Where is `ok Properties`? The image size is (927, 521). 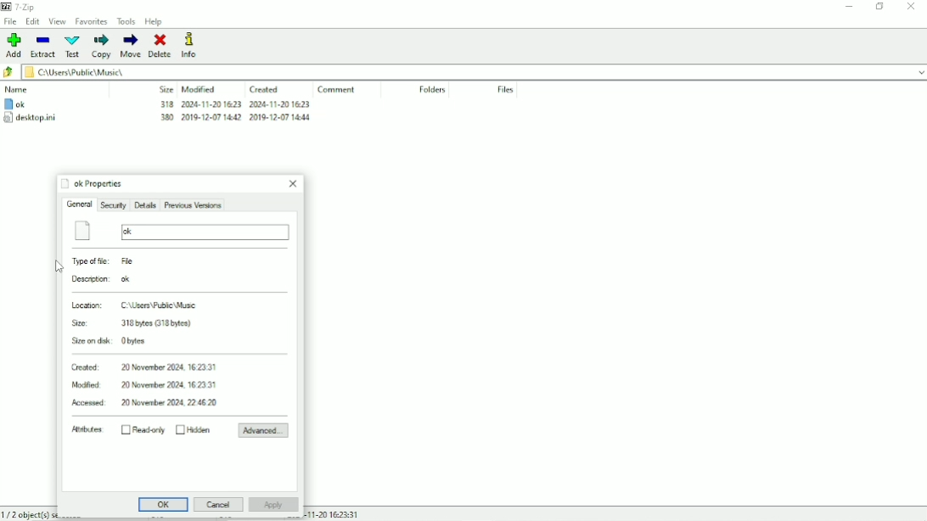
ok Properties is located at coordinates (92, 184).